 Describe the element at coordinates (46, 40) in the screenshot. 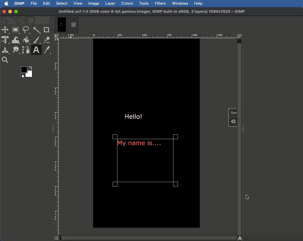

I see `Erase` at that location.